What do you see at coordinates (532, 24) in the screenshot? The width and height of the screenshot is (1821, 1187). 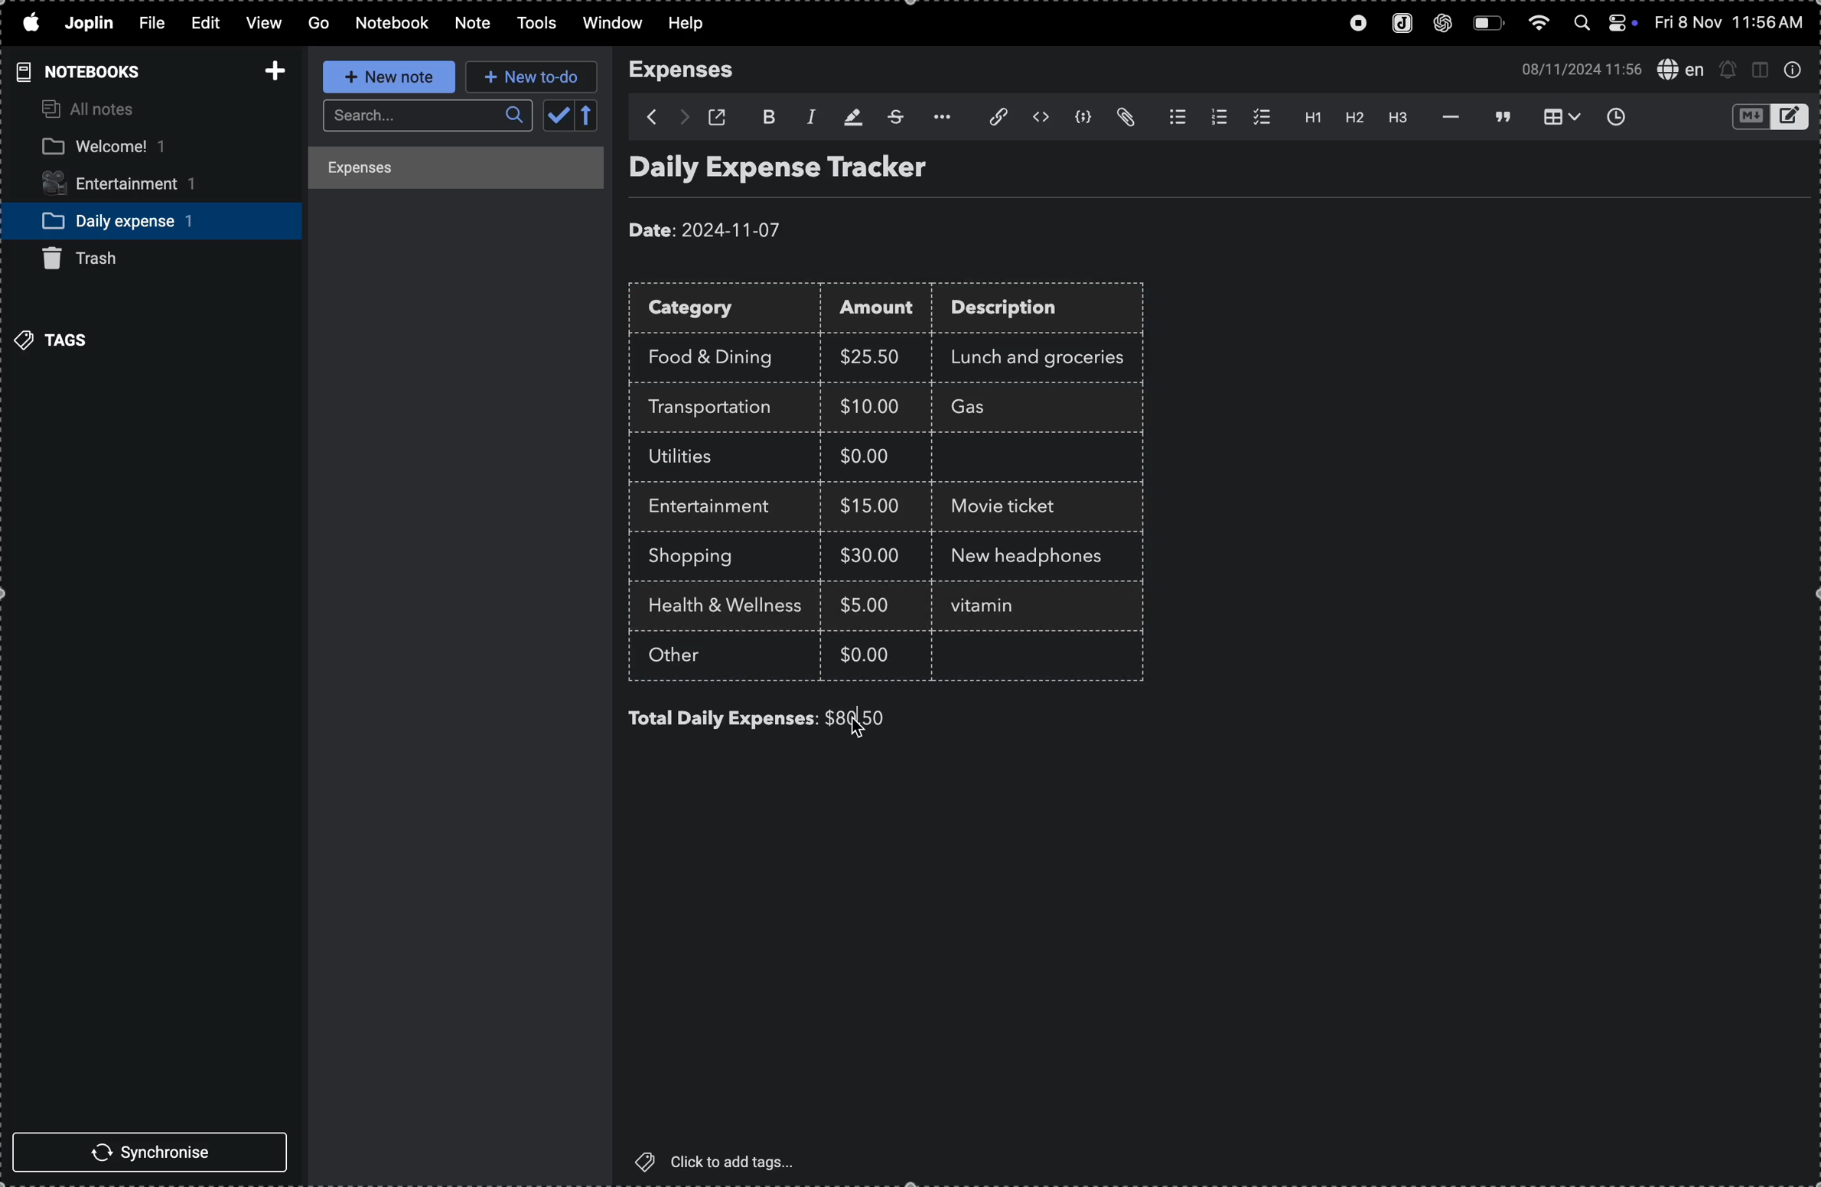 I see `tools` at bounding box center [532, 24].